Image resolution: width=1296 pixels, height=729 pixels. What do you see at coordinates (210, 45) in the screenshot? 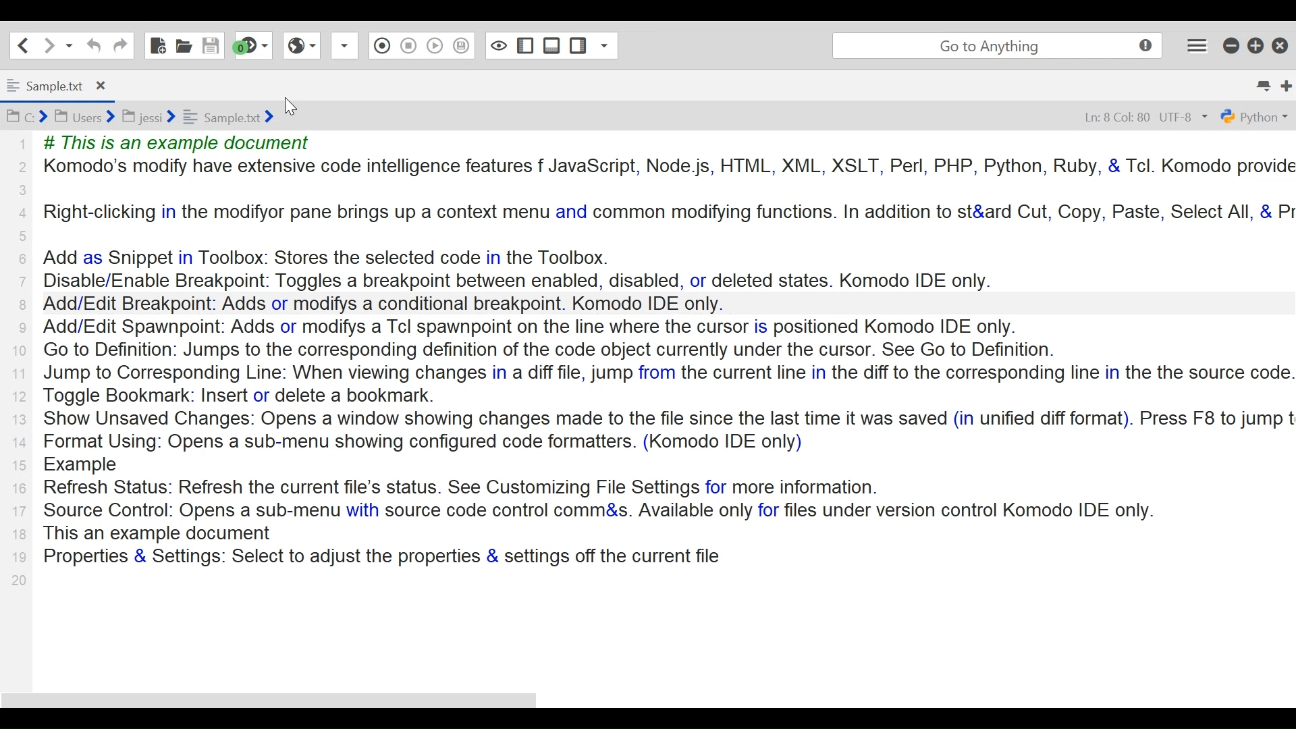
I see `Save File` at bounding box center [210, 45].